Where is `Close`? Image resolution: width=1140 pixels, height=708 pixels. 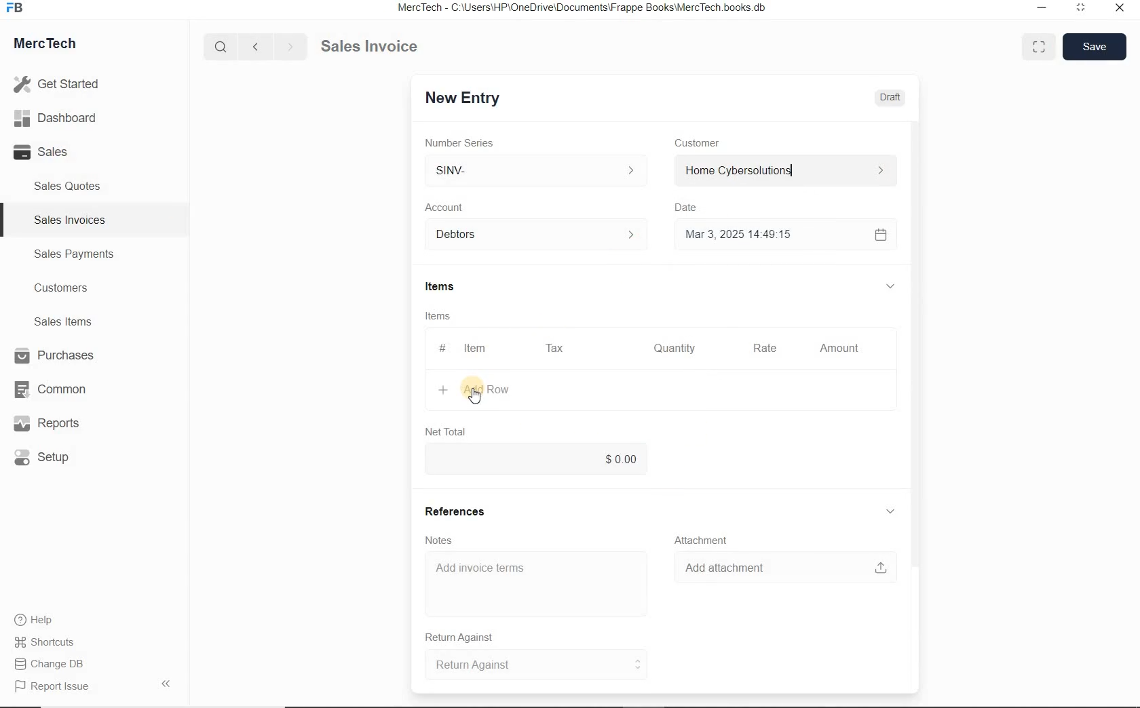
Close is located at coordinates (1118, 9).